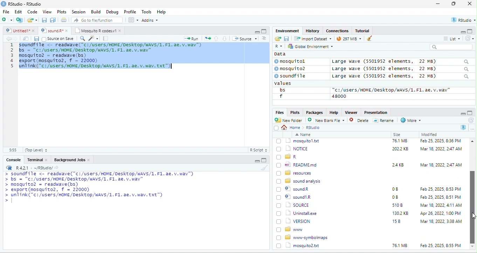  I want to click on sharpen, so click(94, 38).